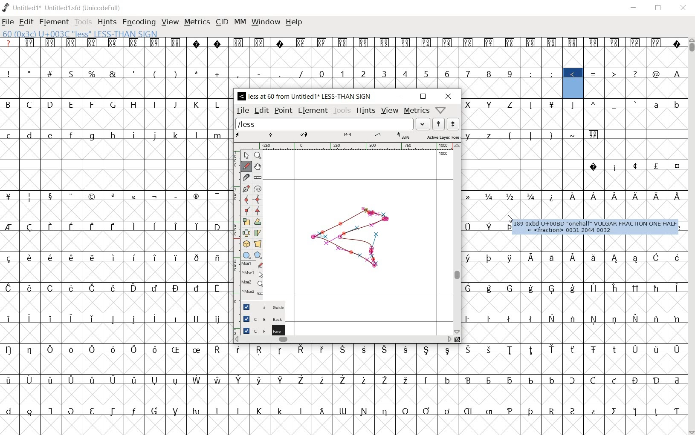 The height and width of the screenshot is (435, 695). Describe the element at coordinates (553, 135) in the screenshot. I see `symbols` at that location.